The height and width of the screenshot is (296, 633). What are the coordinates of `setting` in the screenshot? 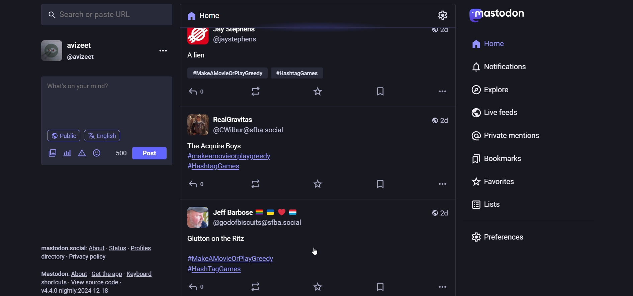 It's located at (444, 15).